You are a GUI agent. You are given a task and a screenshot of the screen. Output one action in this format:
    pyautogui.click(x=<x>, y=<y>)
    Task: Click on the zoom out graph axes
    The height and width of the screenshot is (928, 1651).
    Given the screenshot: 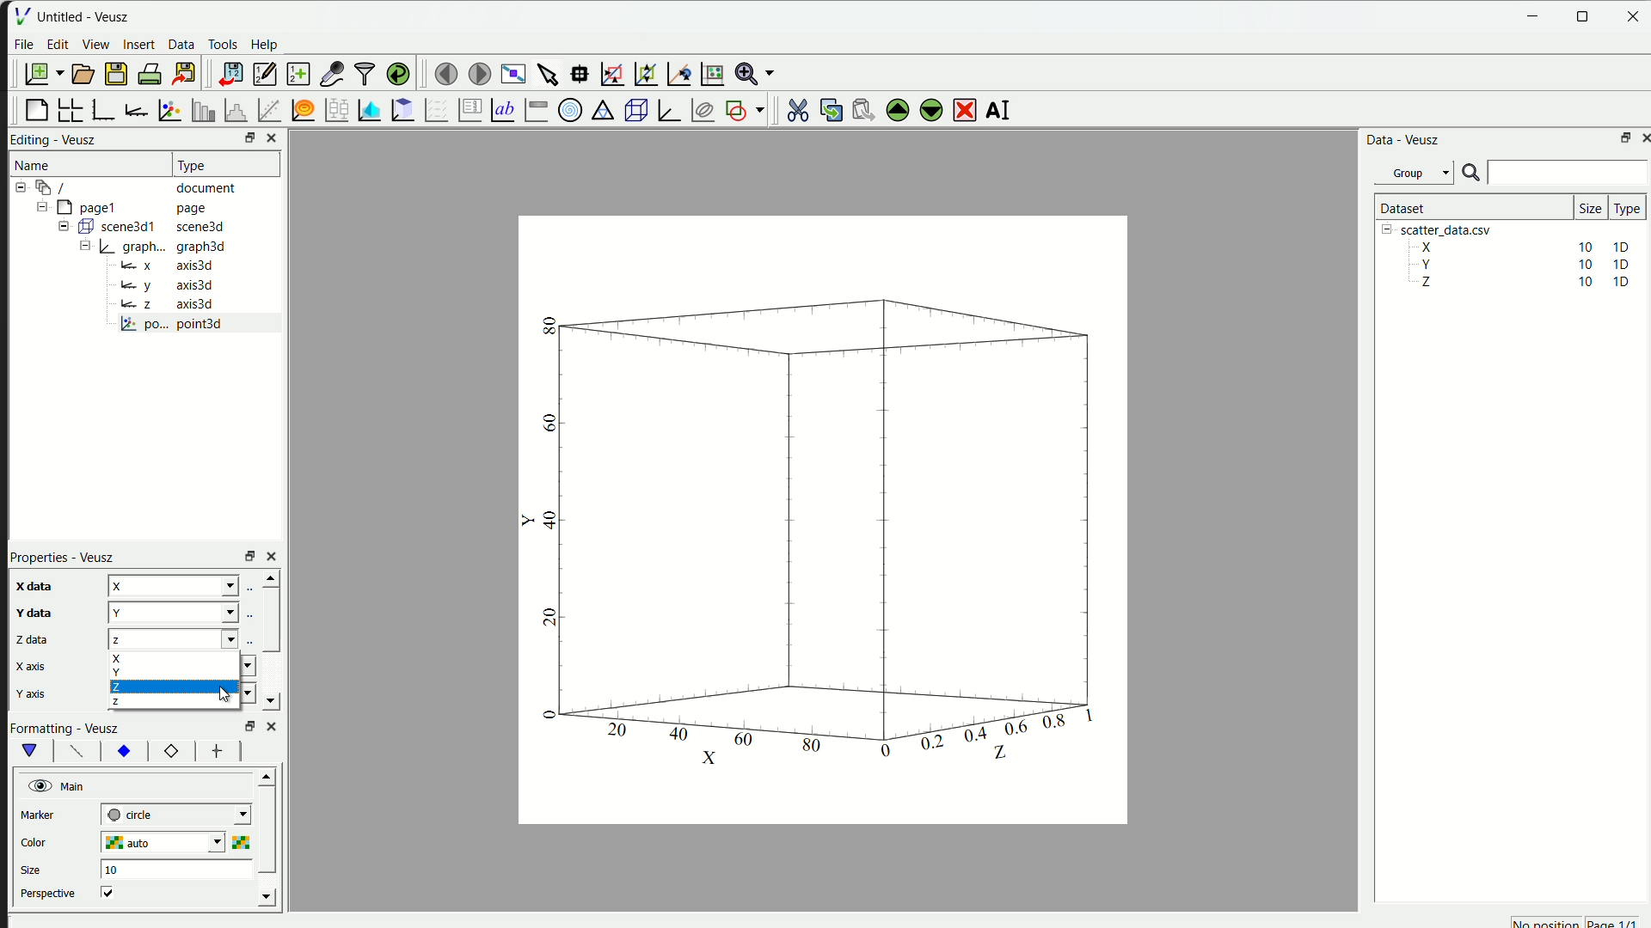 What is the action you would take?
    pyautogui.click(x=643, y=75)
    